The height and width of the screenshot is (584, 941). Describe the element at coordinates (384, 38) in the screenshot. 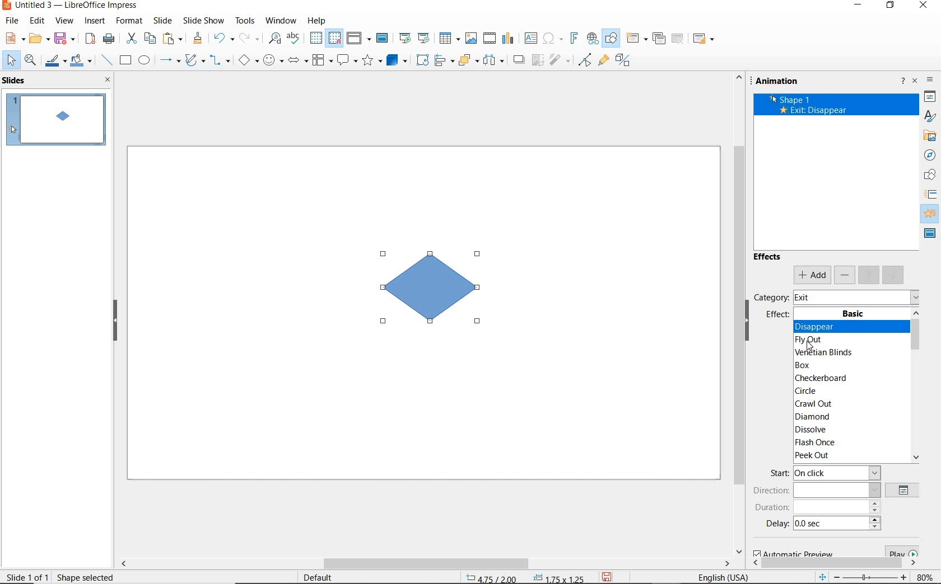

I see `master slide` at that location.